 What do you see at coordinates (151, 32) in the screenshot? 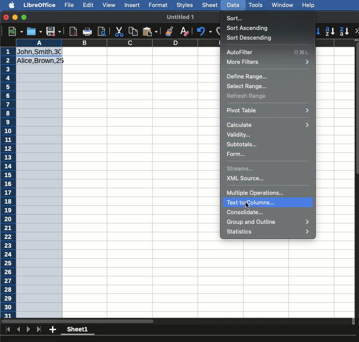
I see `Paste` at bounding box center [151, 32].